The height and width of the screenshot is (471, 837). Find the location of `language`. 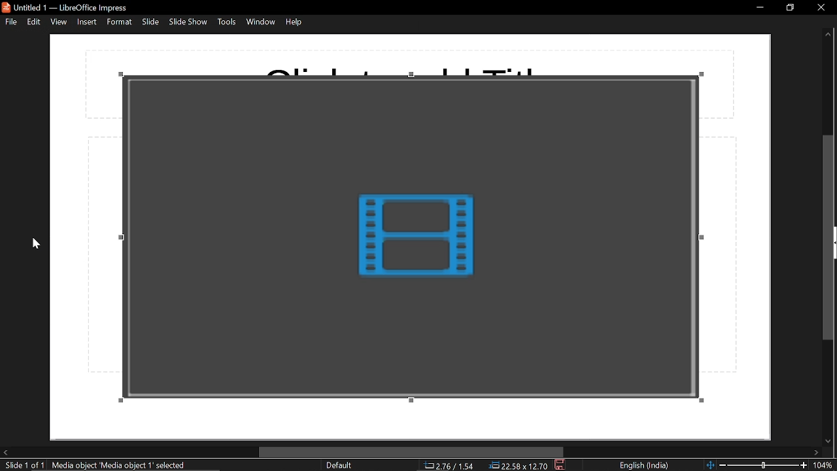

language is located at coordinates (645, 466).